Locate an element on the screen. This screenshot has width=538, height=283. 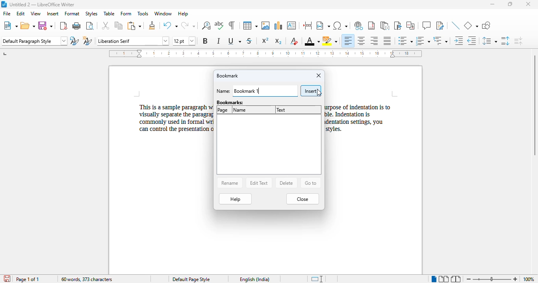
toggle formatting marks is located at coordinates (232, 26).